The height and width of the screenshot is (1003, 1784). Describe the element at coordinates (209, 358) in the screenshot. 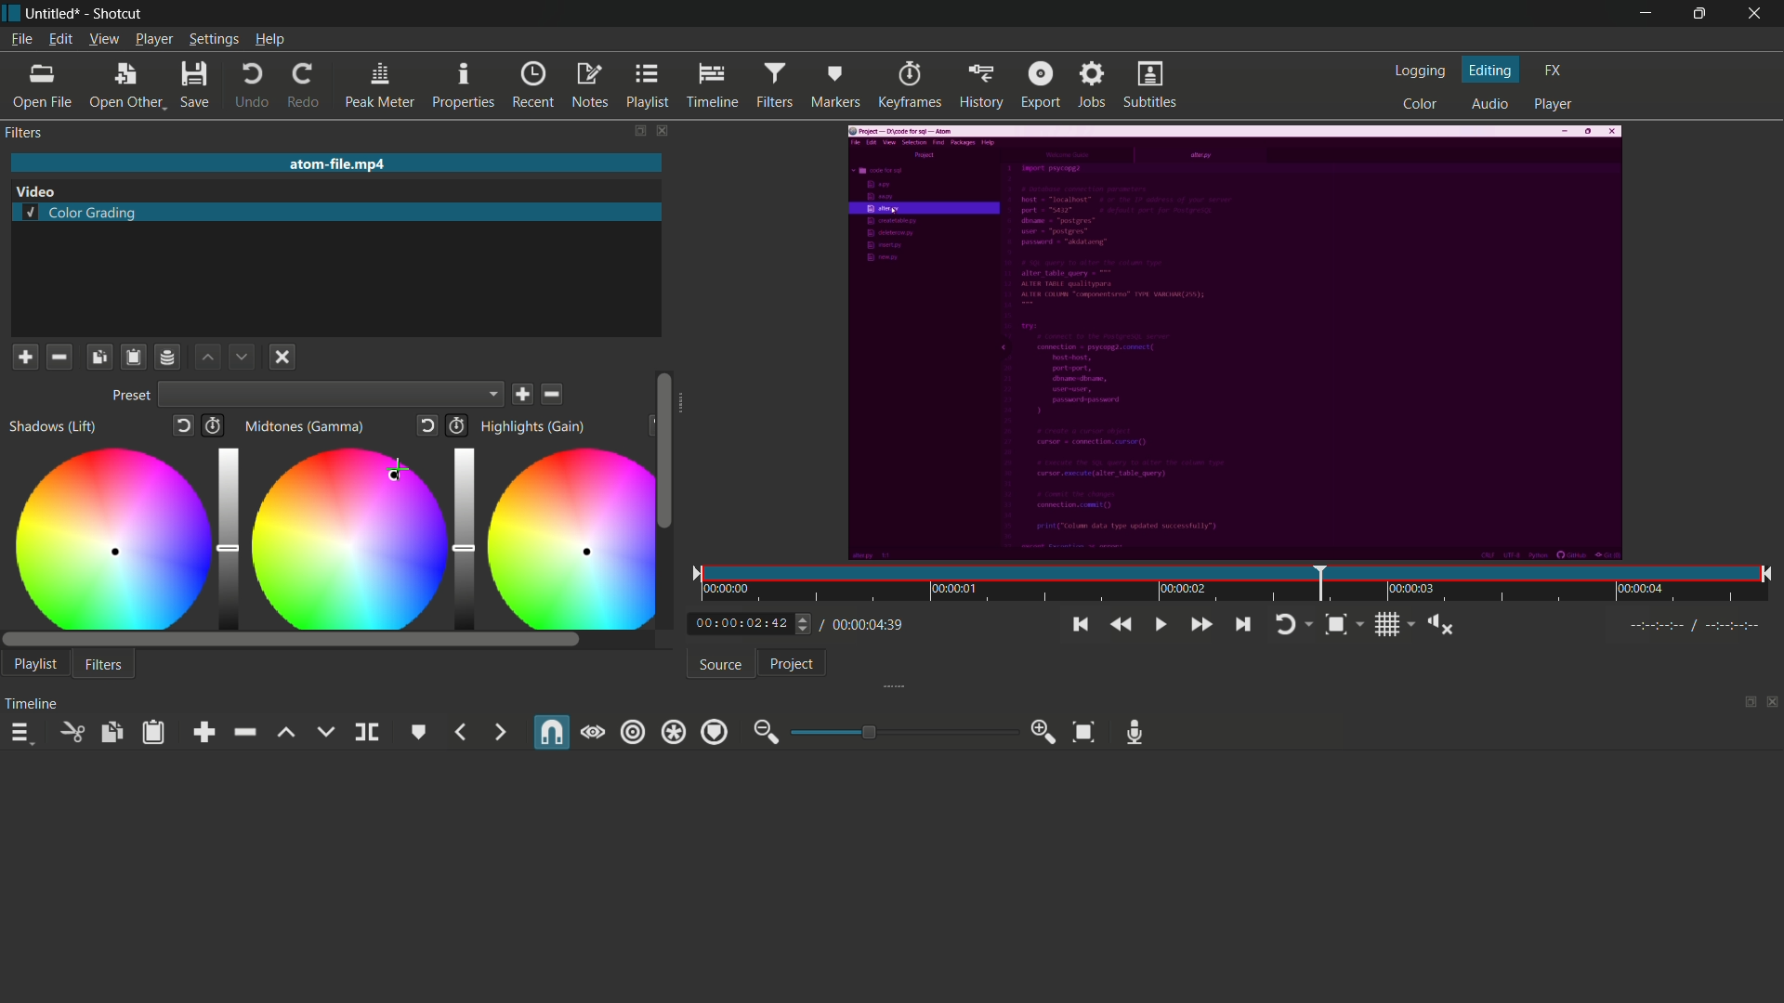

I see `Up` at that location.